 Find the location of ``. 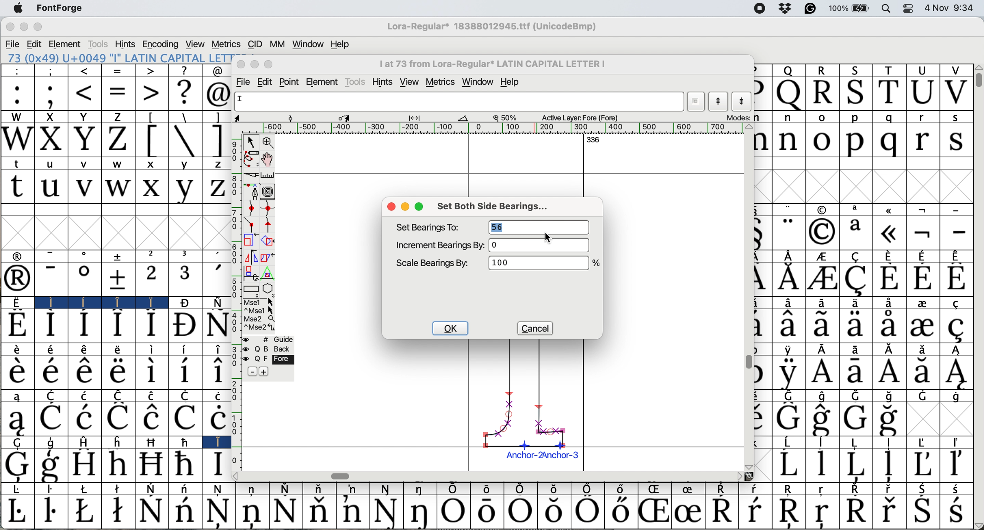

 is located at coordinates (248, 339).